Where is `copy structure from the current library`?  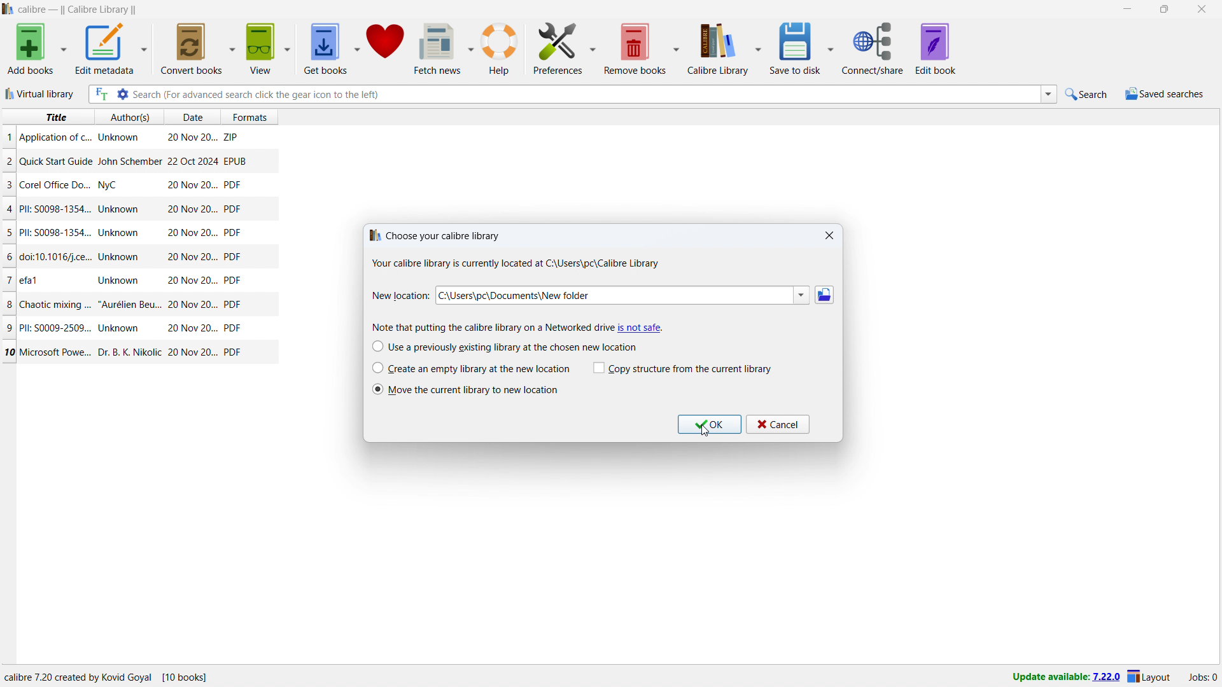 copy structure from the current library is located at coordinates (683, 368).